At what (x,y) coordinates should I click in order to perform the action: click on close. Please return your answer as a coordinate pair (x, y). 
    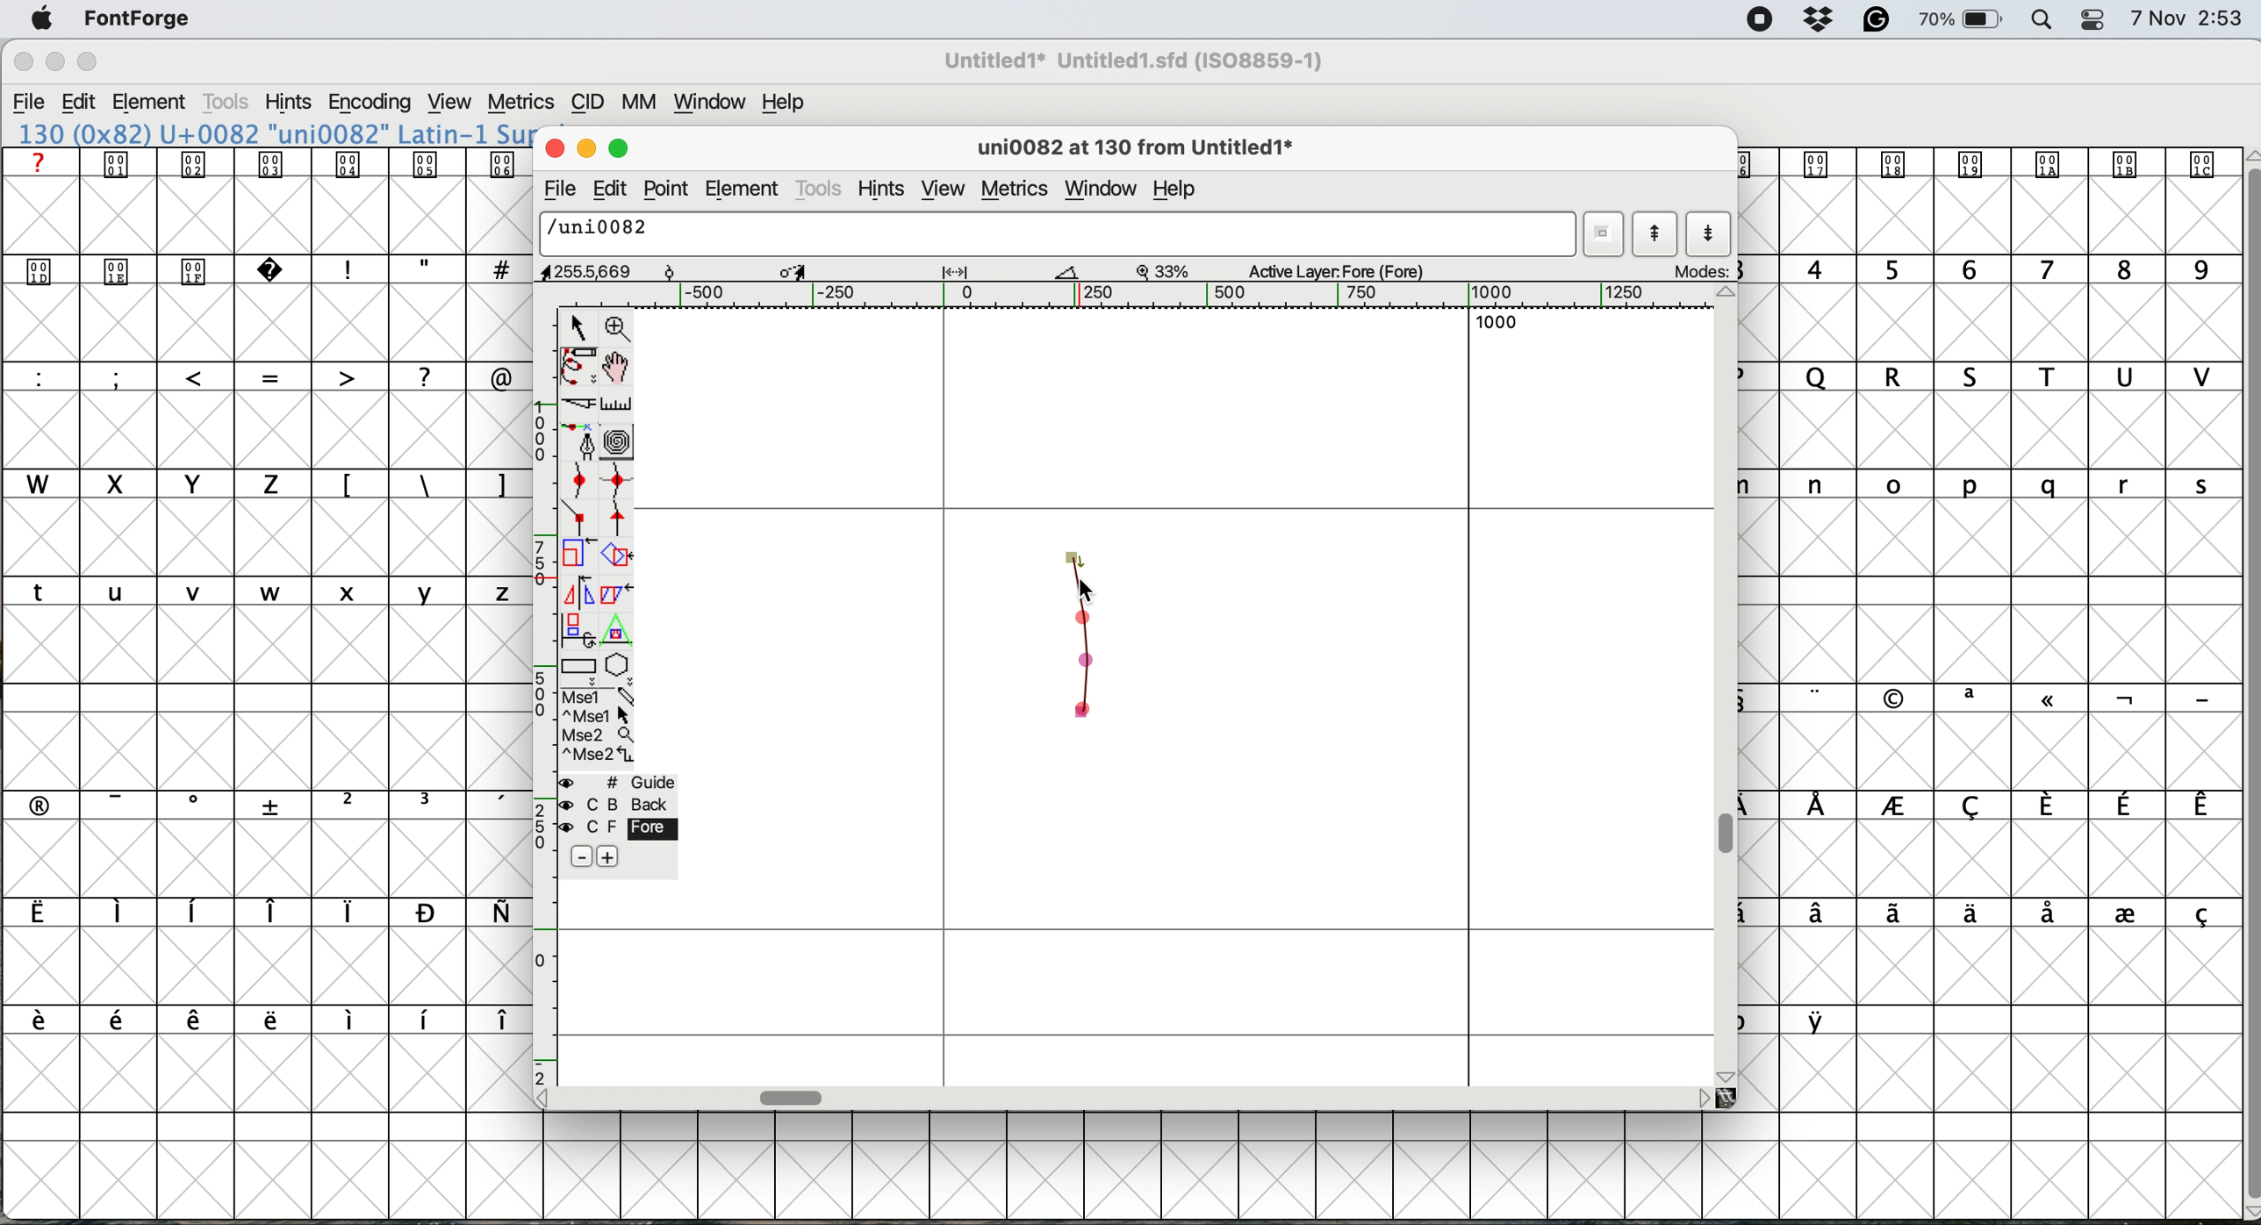
    Looking at the image, I should click on (555, 149).